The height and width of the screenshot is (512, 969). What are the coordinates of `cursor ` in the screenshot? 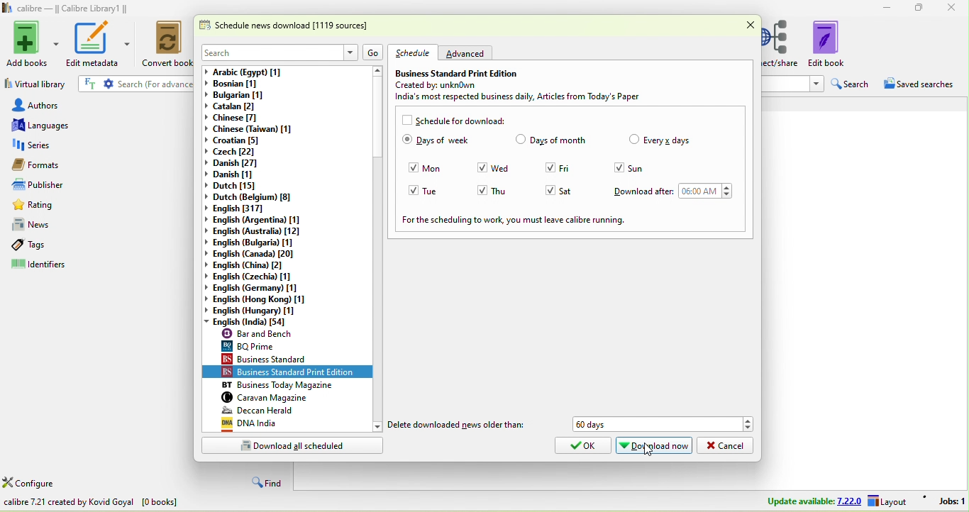 It's located at (650, 455).